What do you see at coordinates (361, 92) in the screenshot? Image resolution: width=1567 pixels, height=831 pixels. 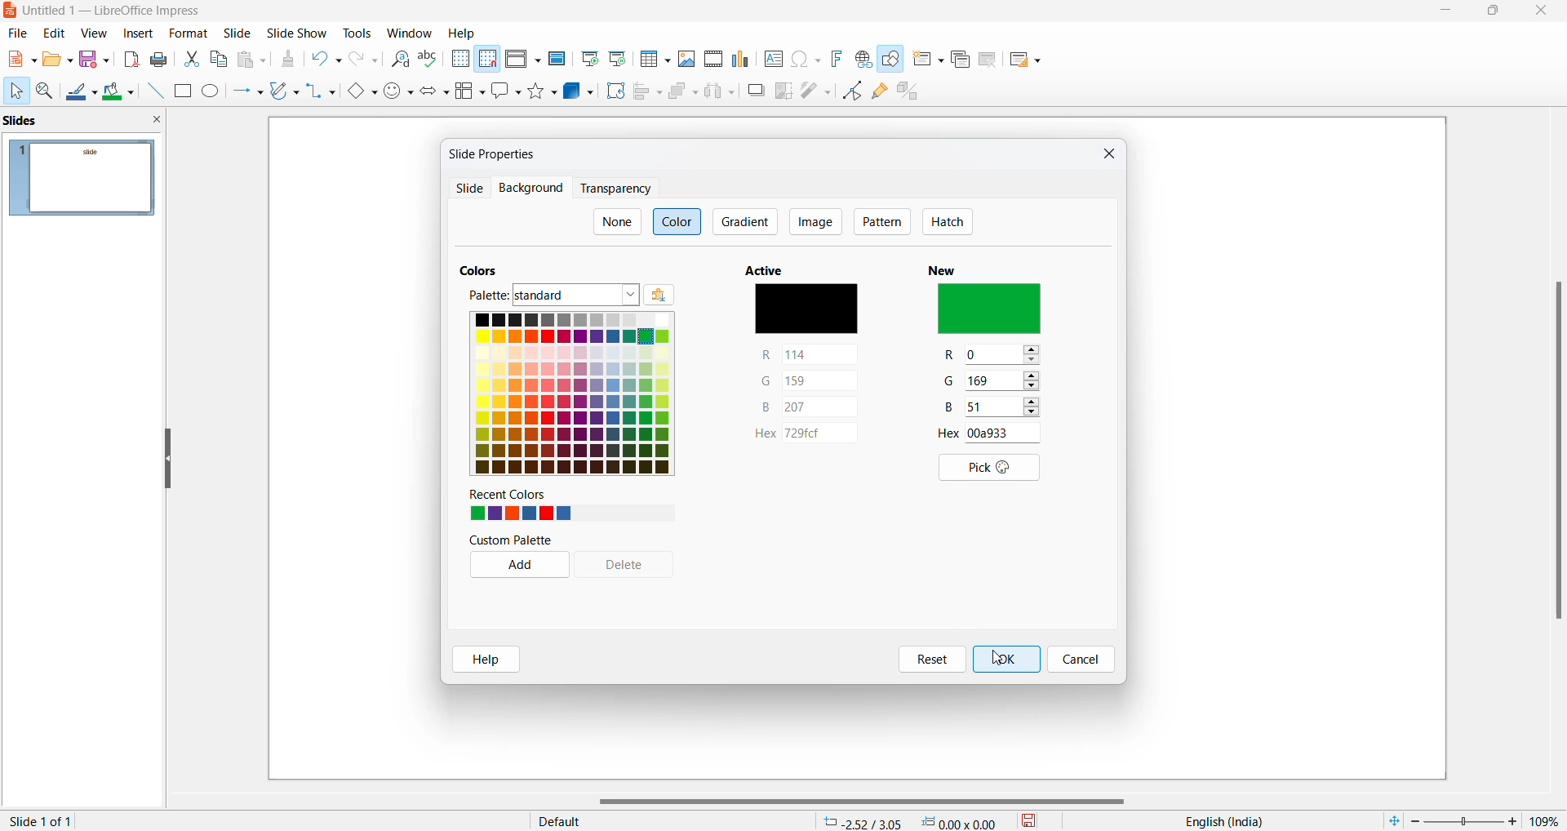 I see `basic shapes` at bounding box center [361, 92].